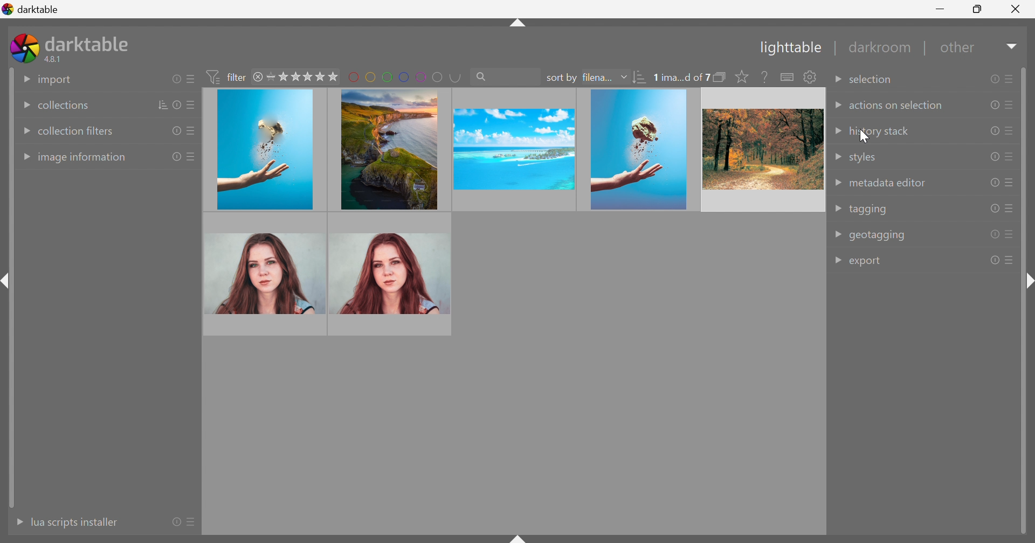  What do you see at coordinates (176, 157) in the screenshot?
I see `reset` at bounding box center [176, 157].